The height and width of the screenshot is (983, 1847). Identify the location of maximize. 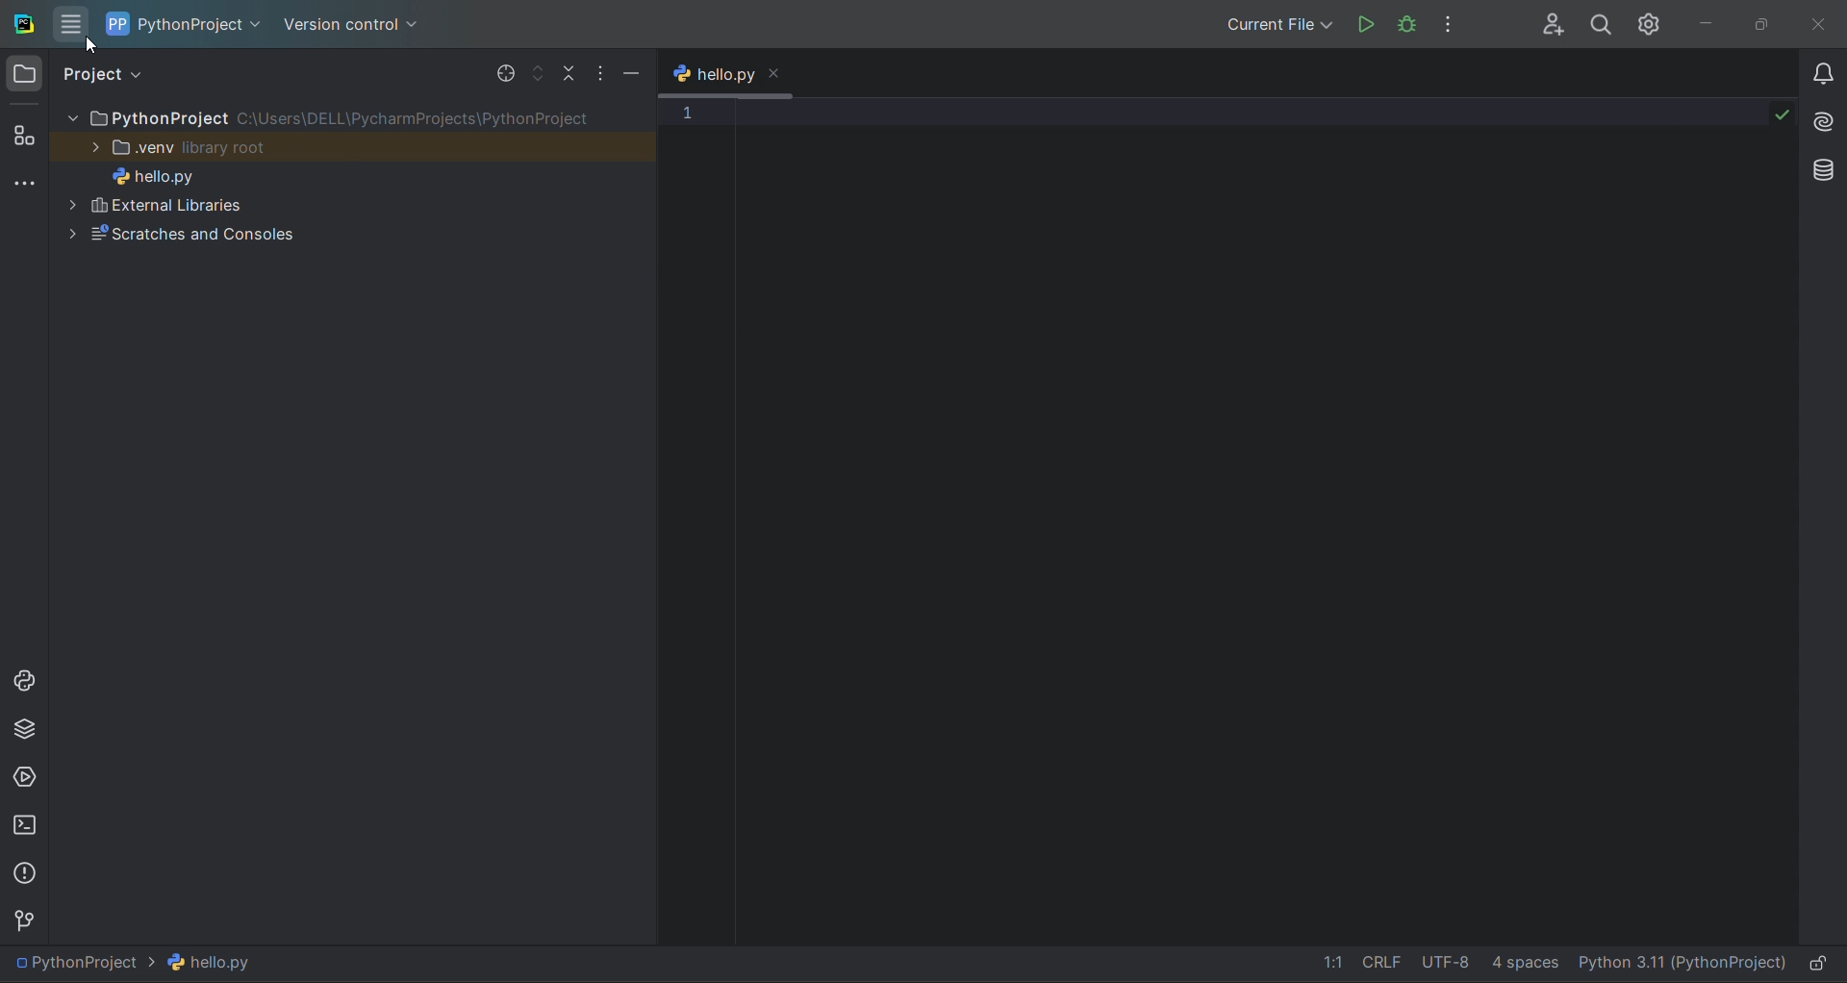
(1771, 22).